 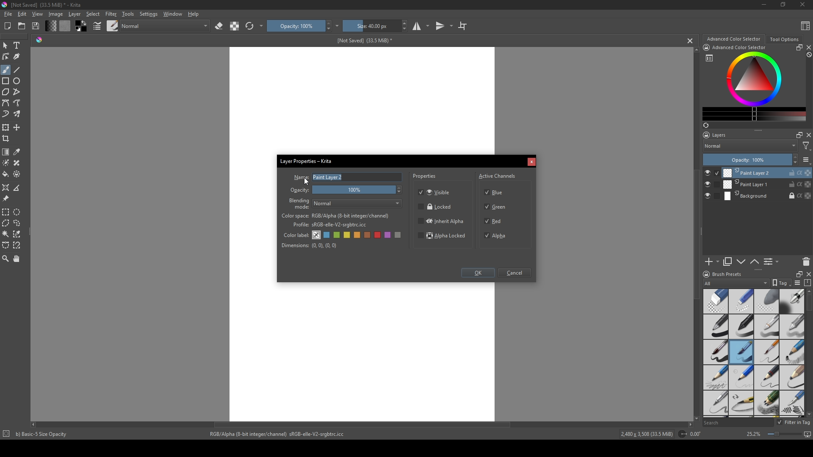 What do you see at coordinates (698, 434) in the screenshot?
I see `0.00` at bounding box center [698, 434].